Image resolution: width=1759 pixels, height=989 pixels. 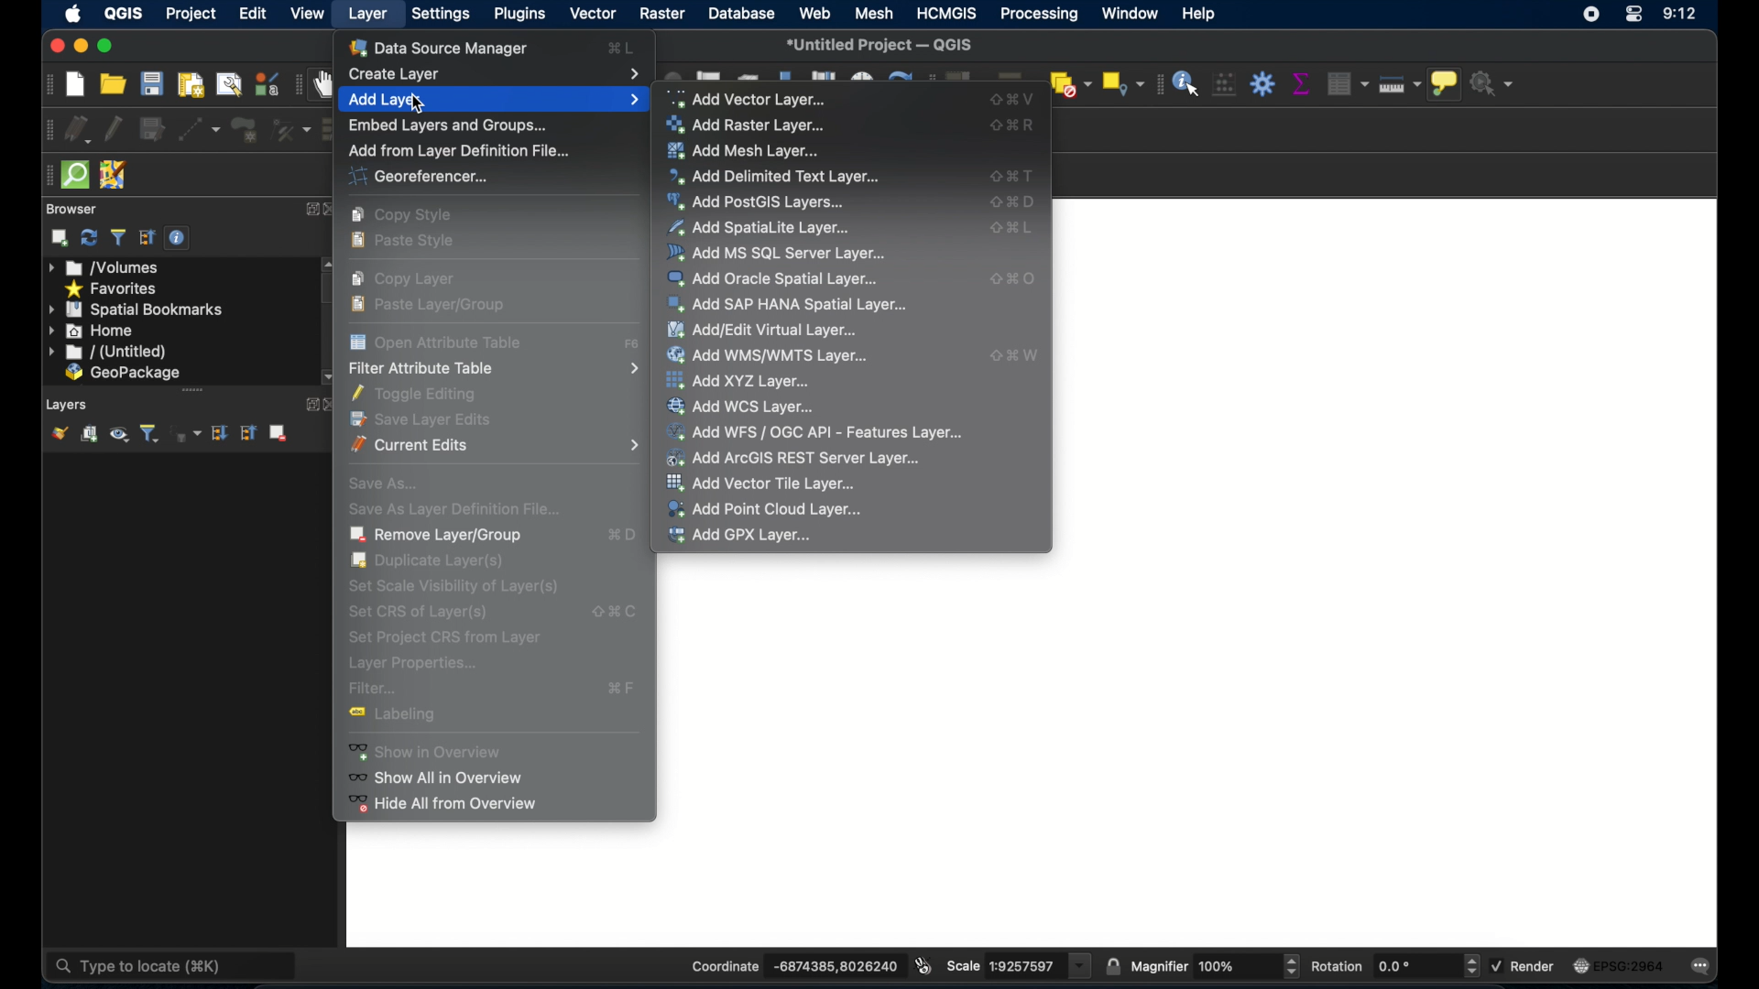 I want to click on rotation, so click(x=1395, y=966).